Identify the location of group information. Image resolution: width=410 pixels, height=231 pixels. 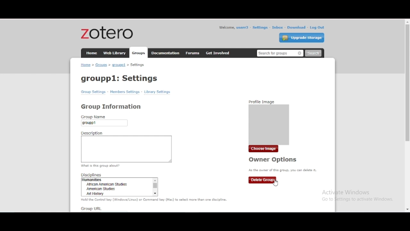
(111, 106).